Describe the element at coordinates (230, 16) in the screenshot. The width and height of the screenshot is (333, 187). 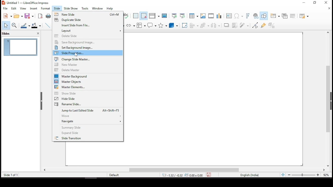
I see `text box` at that location.